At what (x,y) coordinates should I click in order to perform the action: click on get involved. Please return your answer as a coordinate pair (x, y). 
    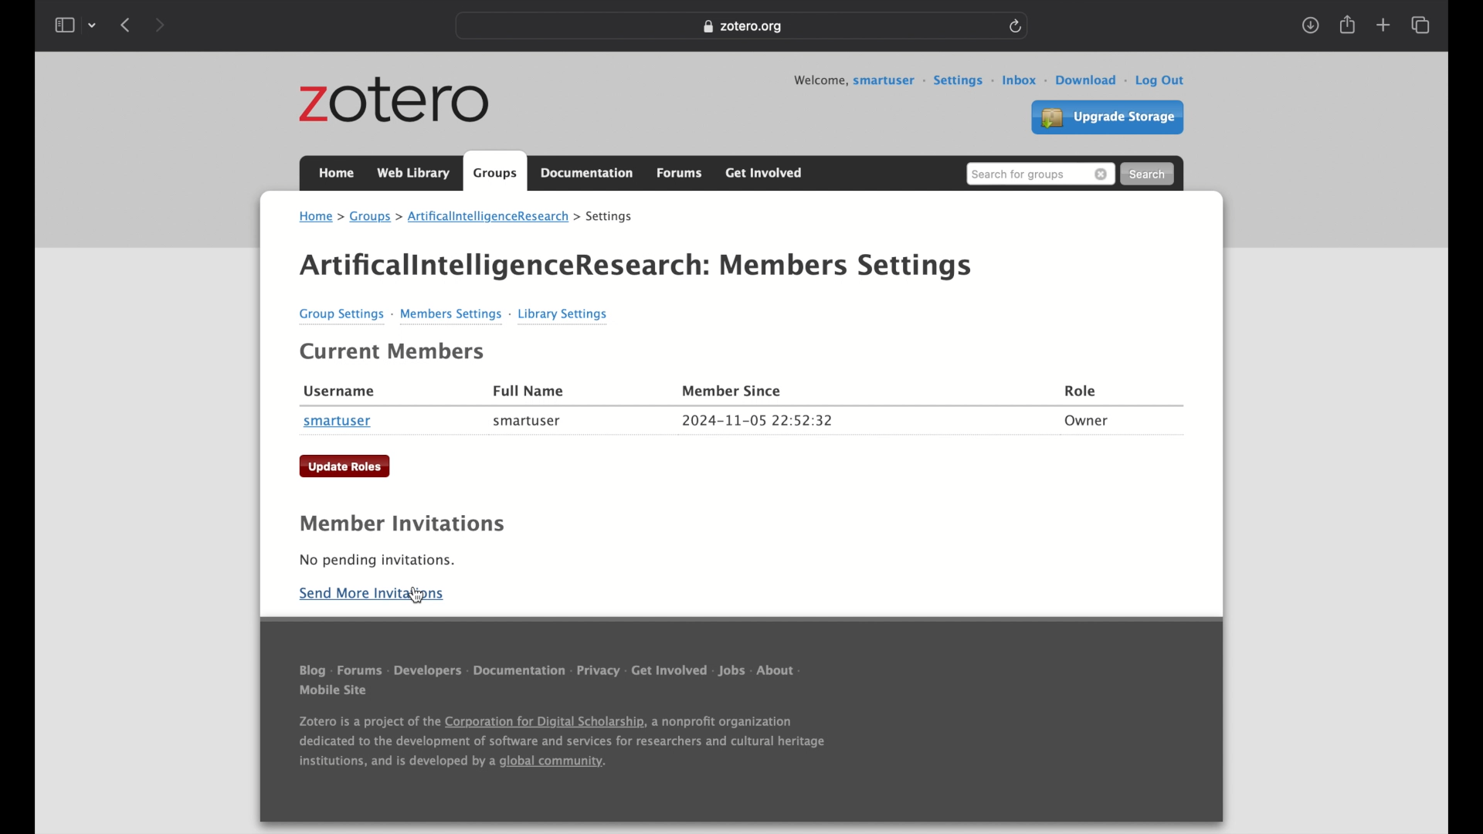
    Looking at the image, I should click on (670, 670).